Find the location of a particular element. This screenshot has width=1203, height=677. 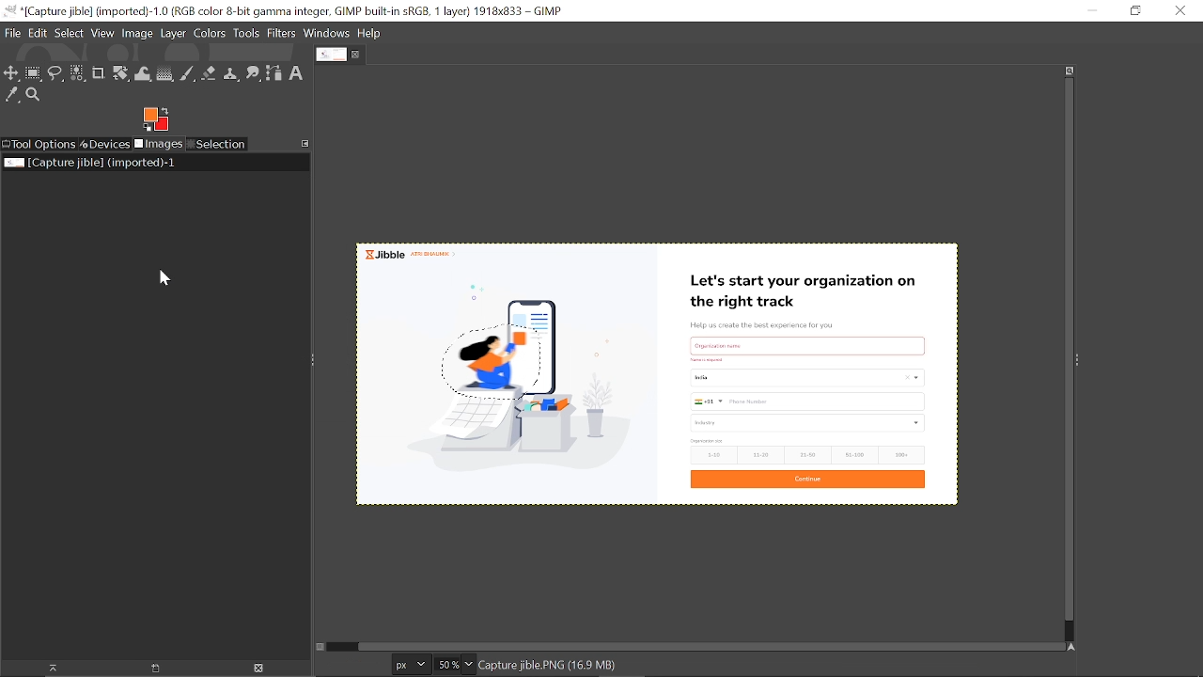

Horizontal scrollbar is located at coordinates (700, 643).